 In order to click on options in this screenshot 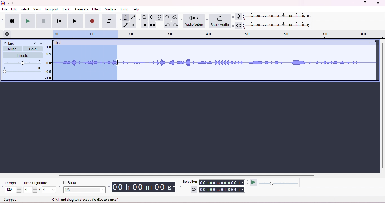, I will do `click(370, 43)`.